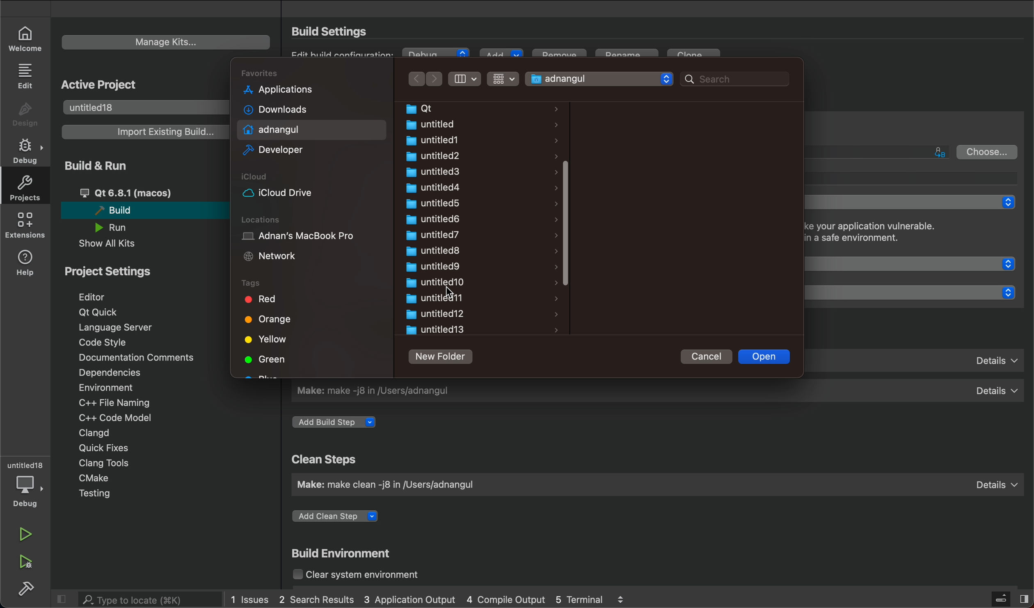 This screenshot has height=608, width=1034. Describe the element at coordinates (476, 266) in the screenshot. I see `untitled9` at that location.